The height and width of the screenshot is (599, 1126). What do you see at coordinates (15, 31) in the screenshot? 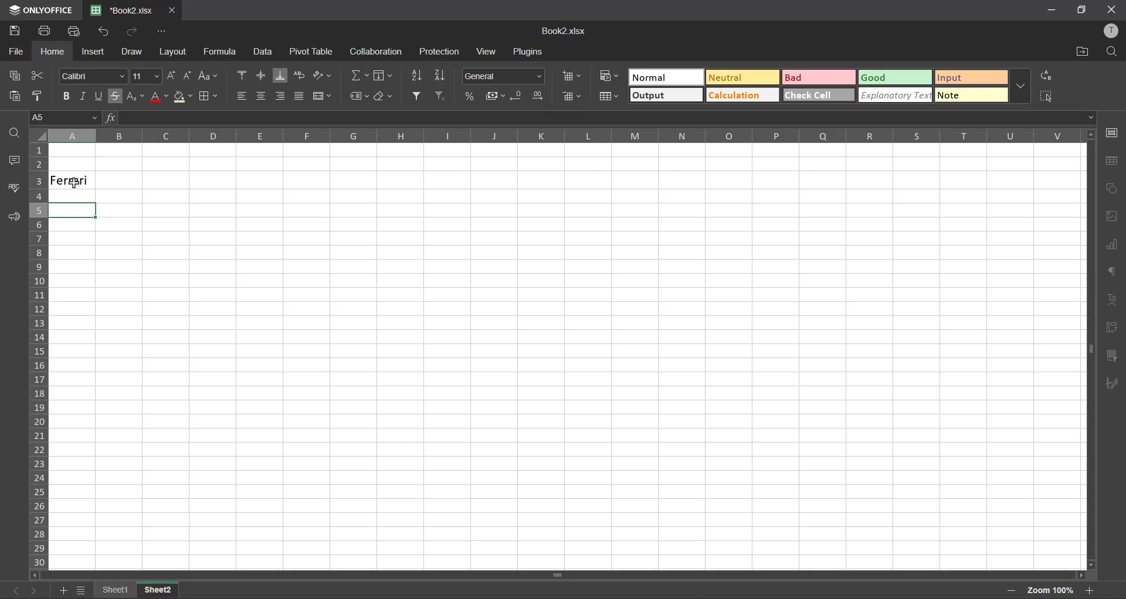
I see `save` at bounding box center [15, 31].